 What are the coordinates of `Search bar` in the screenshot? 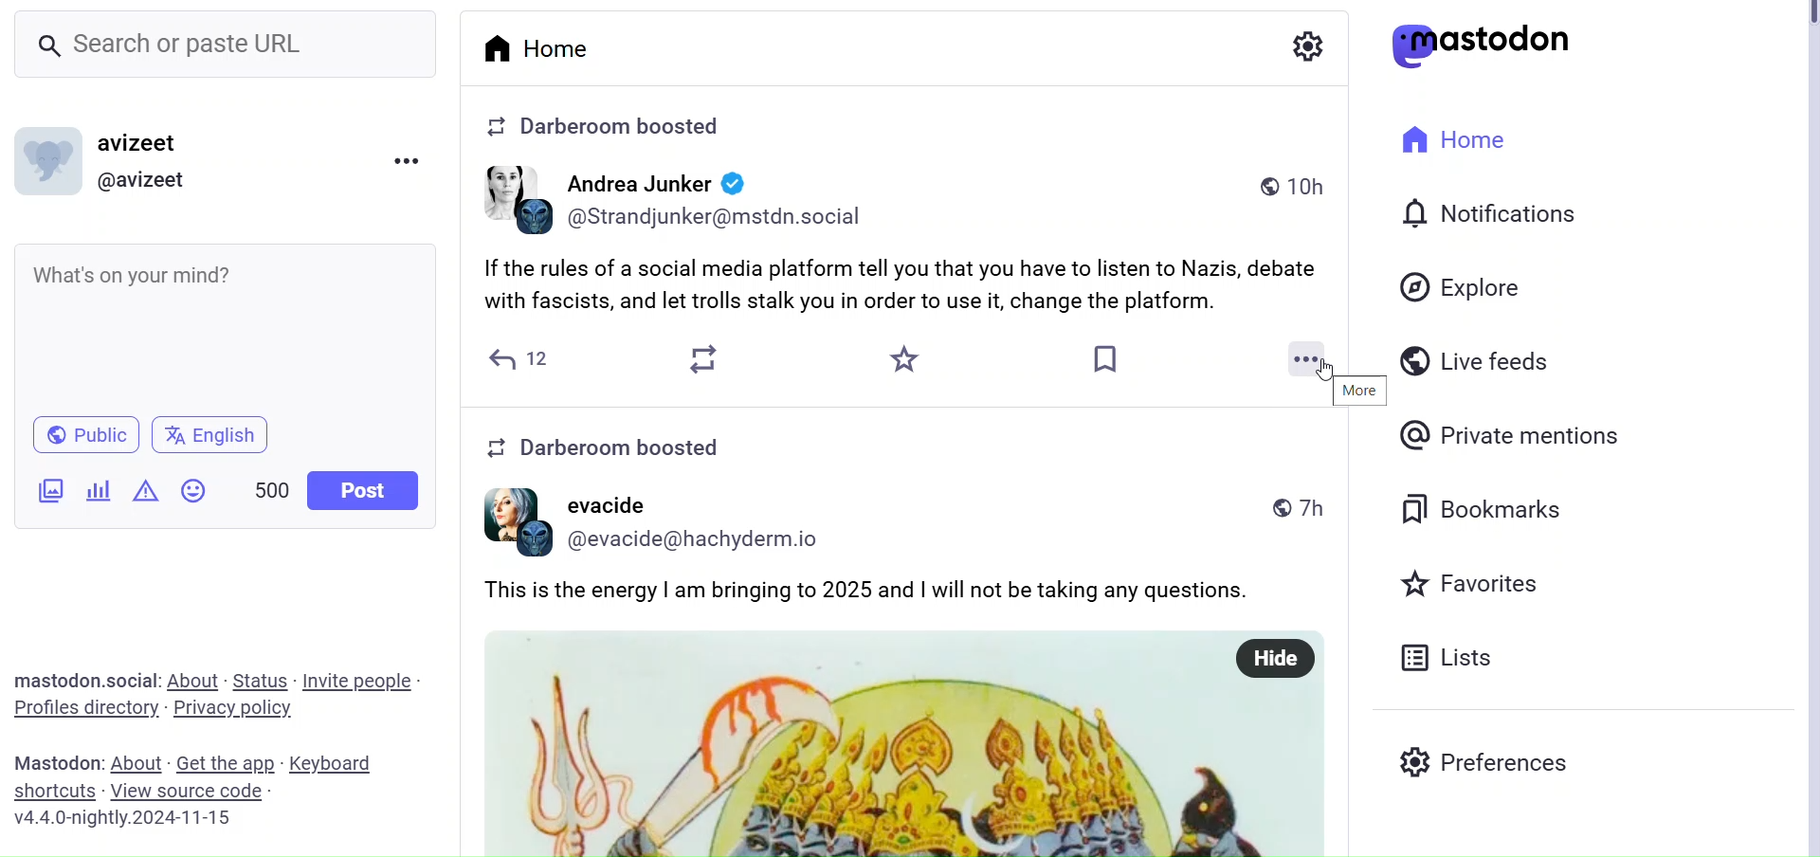 It's located at (222, 43).